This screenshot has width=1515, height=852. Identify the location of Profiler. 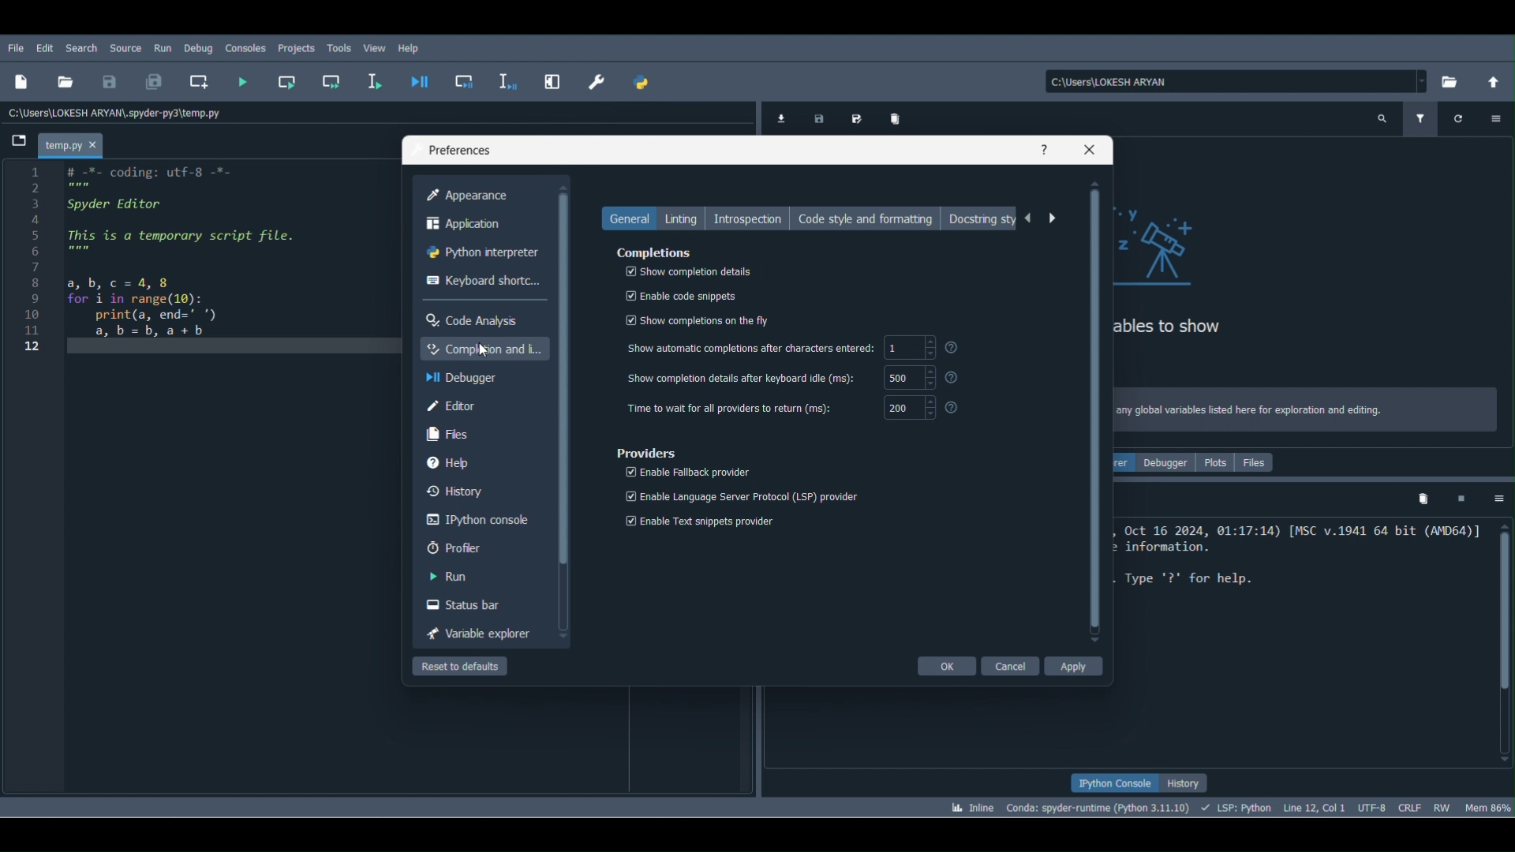
(456, 550).